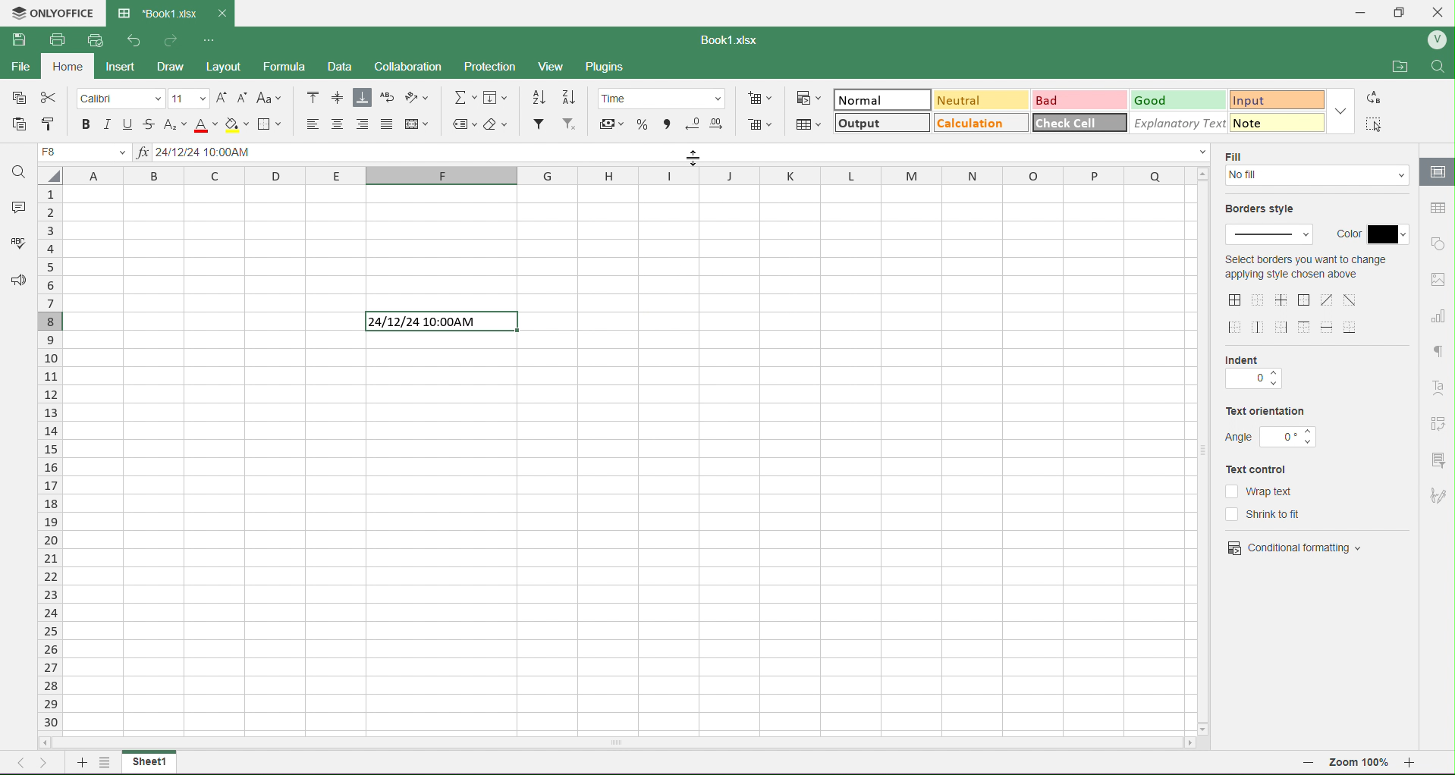  What do you see at coordinates (417, 67) in the screenshot?
I see `Collaboration` at bounding box center [417, 67].